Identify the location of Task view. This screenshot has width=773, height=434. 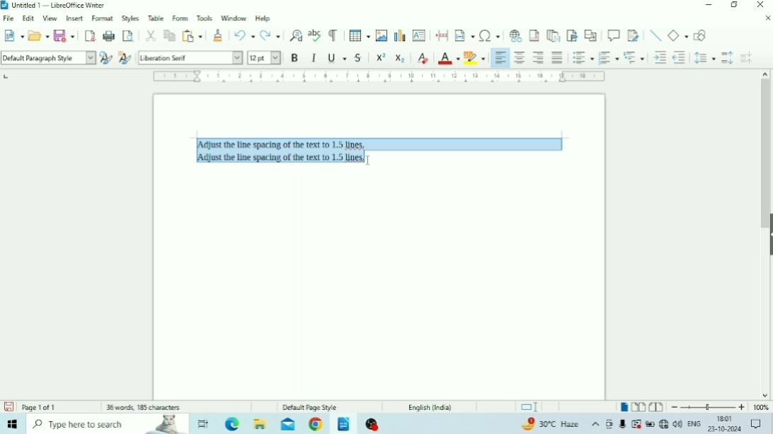
(203, 423).